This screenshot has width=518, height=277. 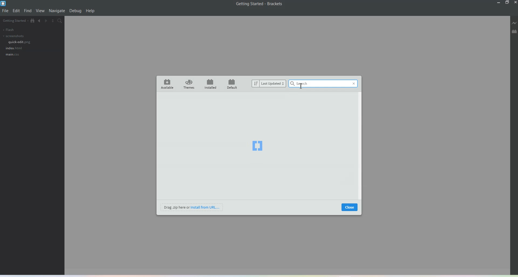 I want to click on Flash, so click(x=8, y=30).